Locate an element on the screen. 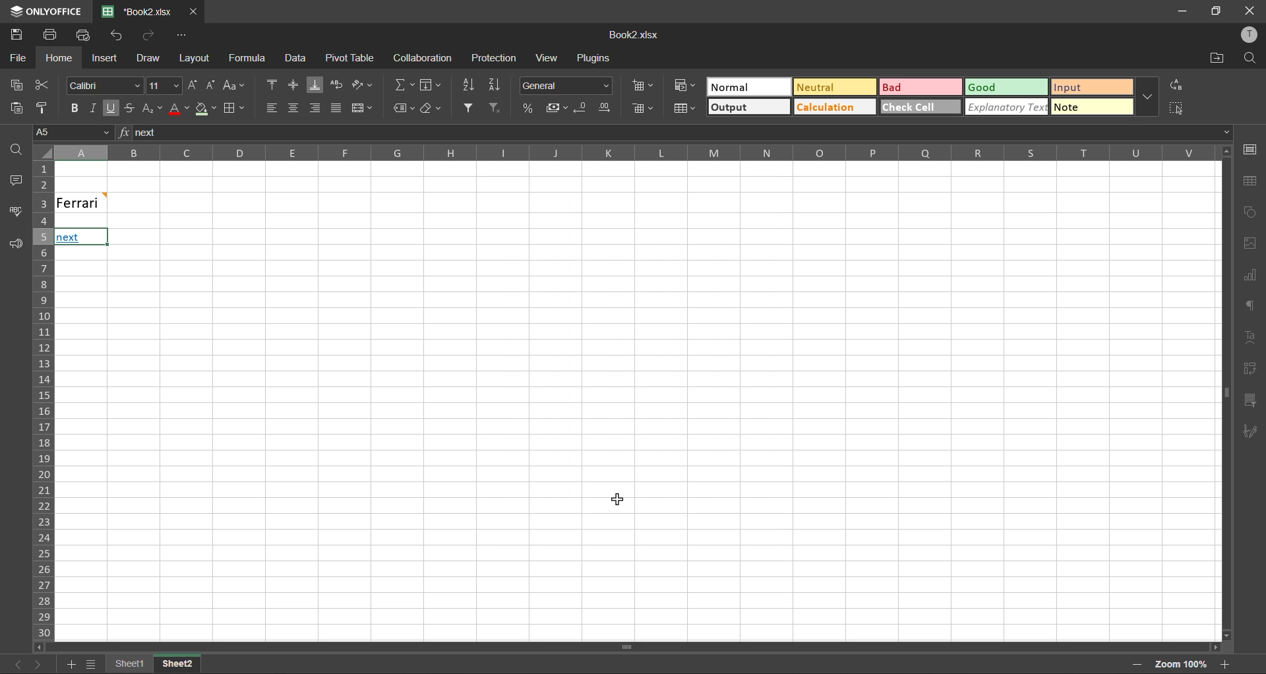  Vertical Scrollbar is located at coordinates (629, 648).